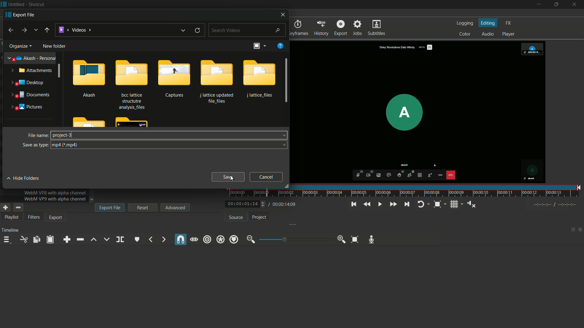 This screenshot has height=328, width=584. What do you see at coordinates (280, 46) in the screenshot?
I see `get help` at bounding box center [280, 46].